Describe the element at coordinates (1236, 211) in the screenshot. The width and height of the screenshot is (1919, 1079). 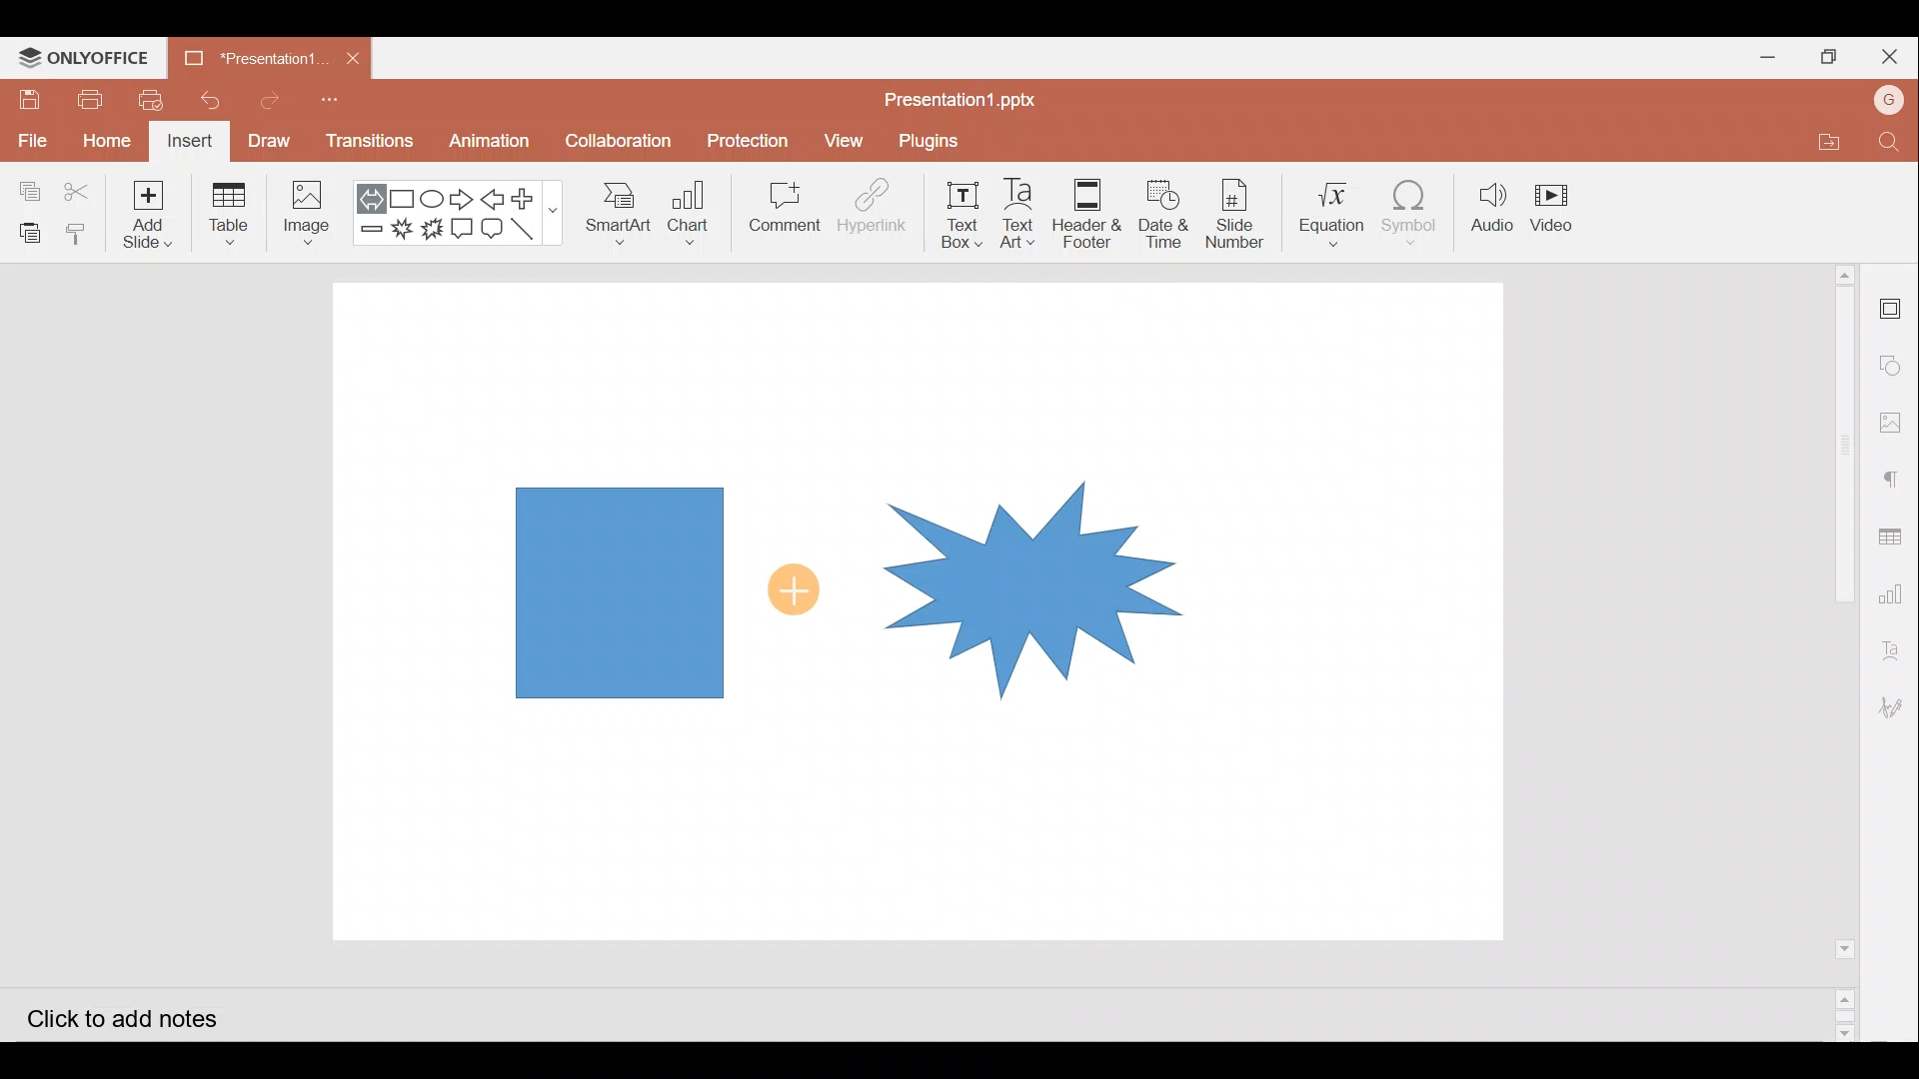
I see `Slide number` at that location.